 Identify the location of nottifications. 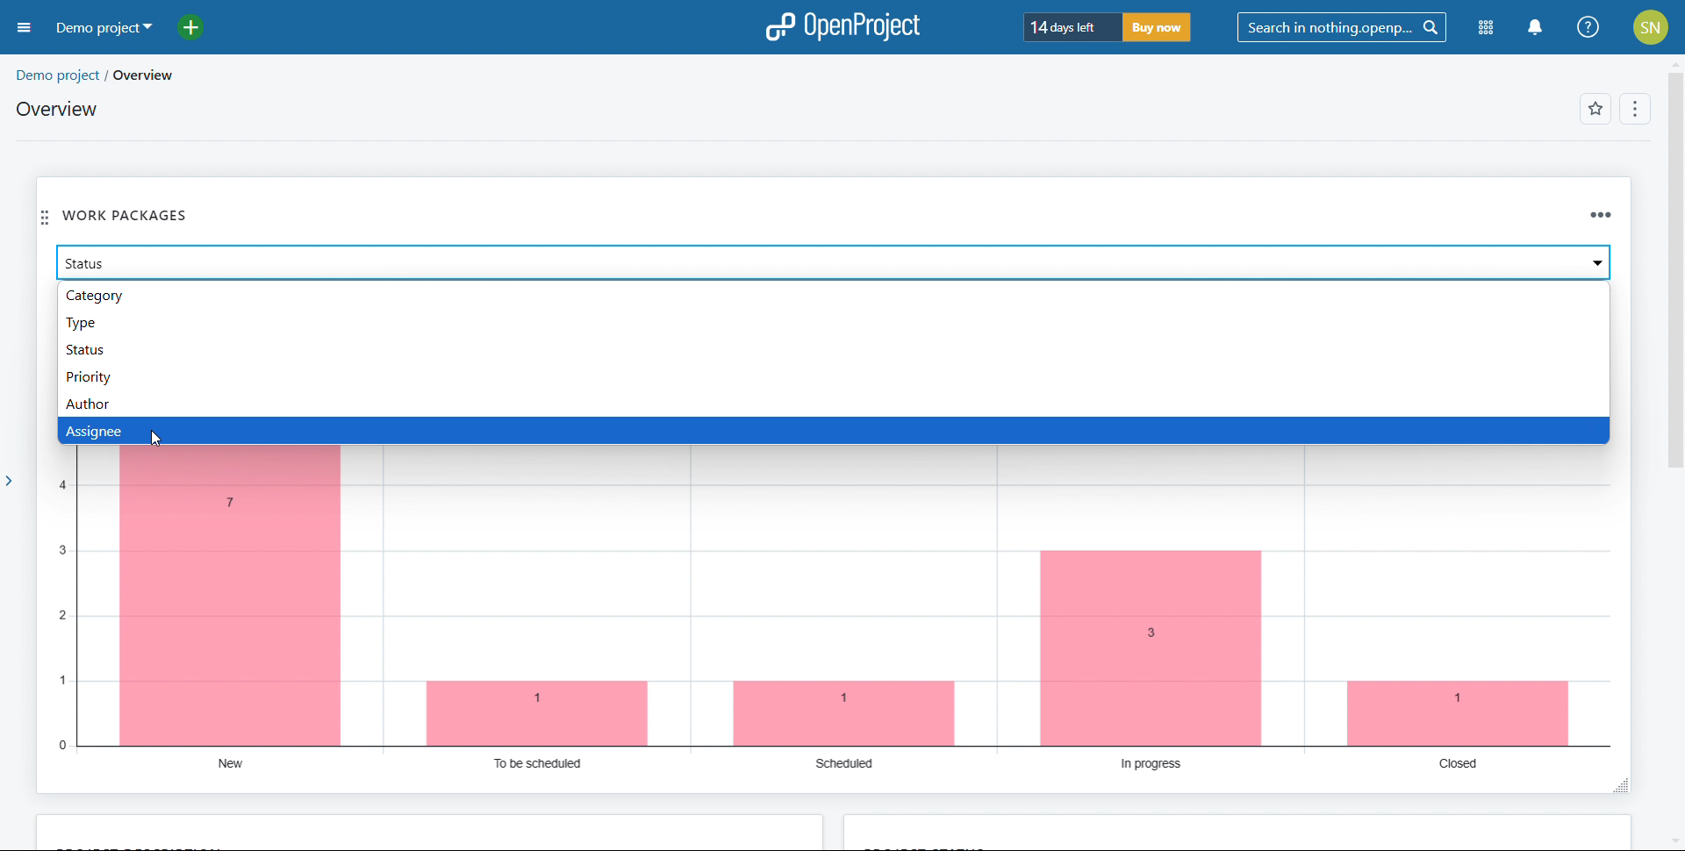
(1536, 29).